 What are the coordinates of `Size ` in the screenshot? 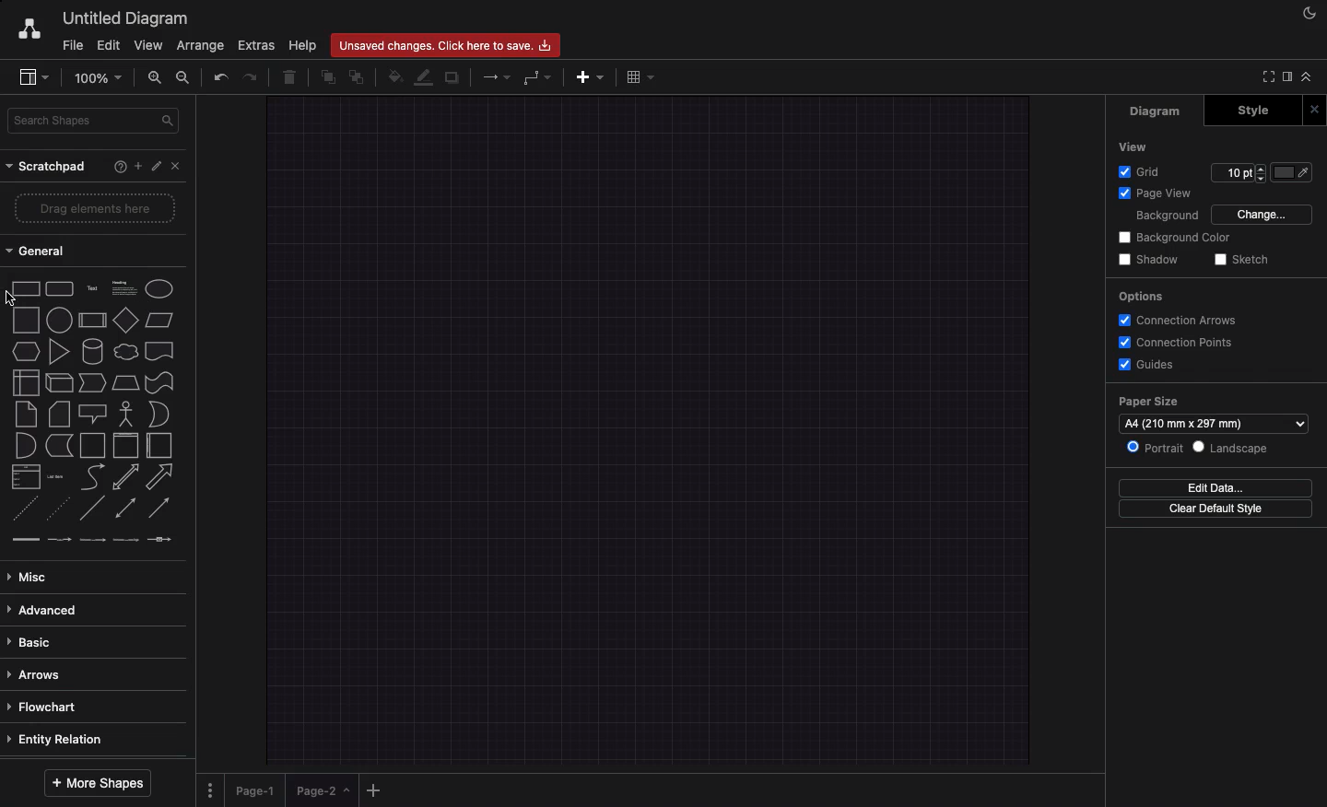 It's located at (1239, 175).